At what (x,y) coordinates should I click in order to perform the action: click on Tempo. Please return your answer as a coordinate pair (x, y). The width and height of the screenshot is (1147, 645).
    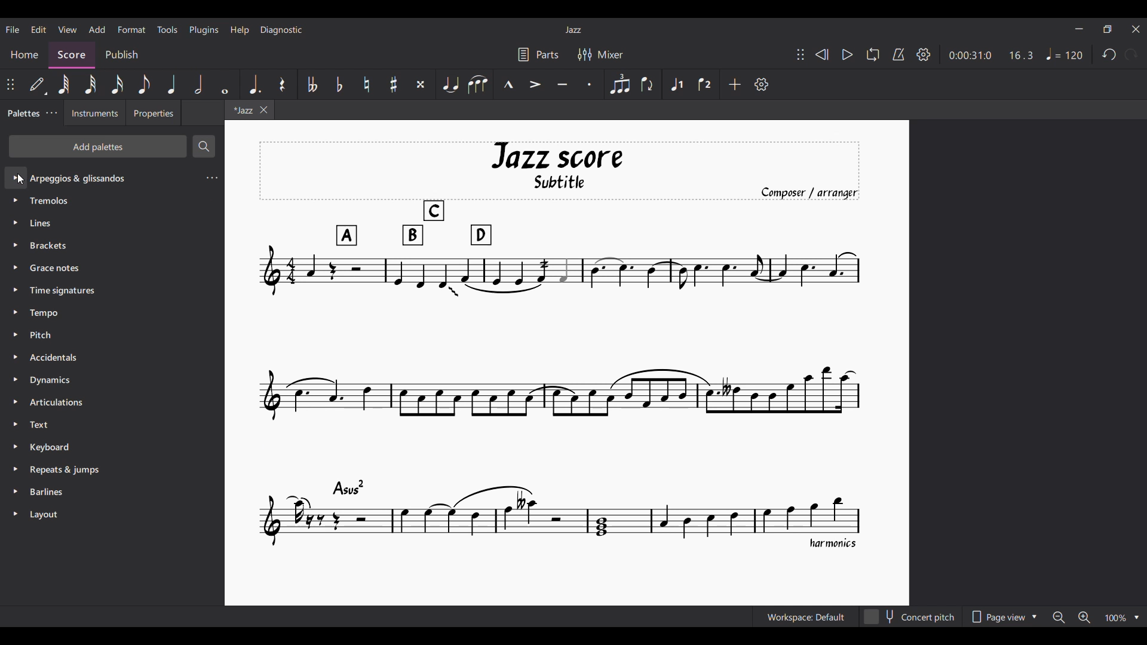
    Looking at the image, I should click on (1065, 54).